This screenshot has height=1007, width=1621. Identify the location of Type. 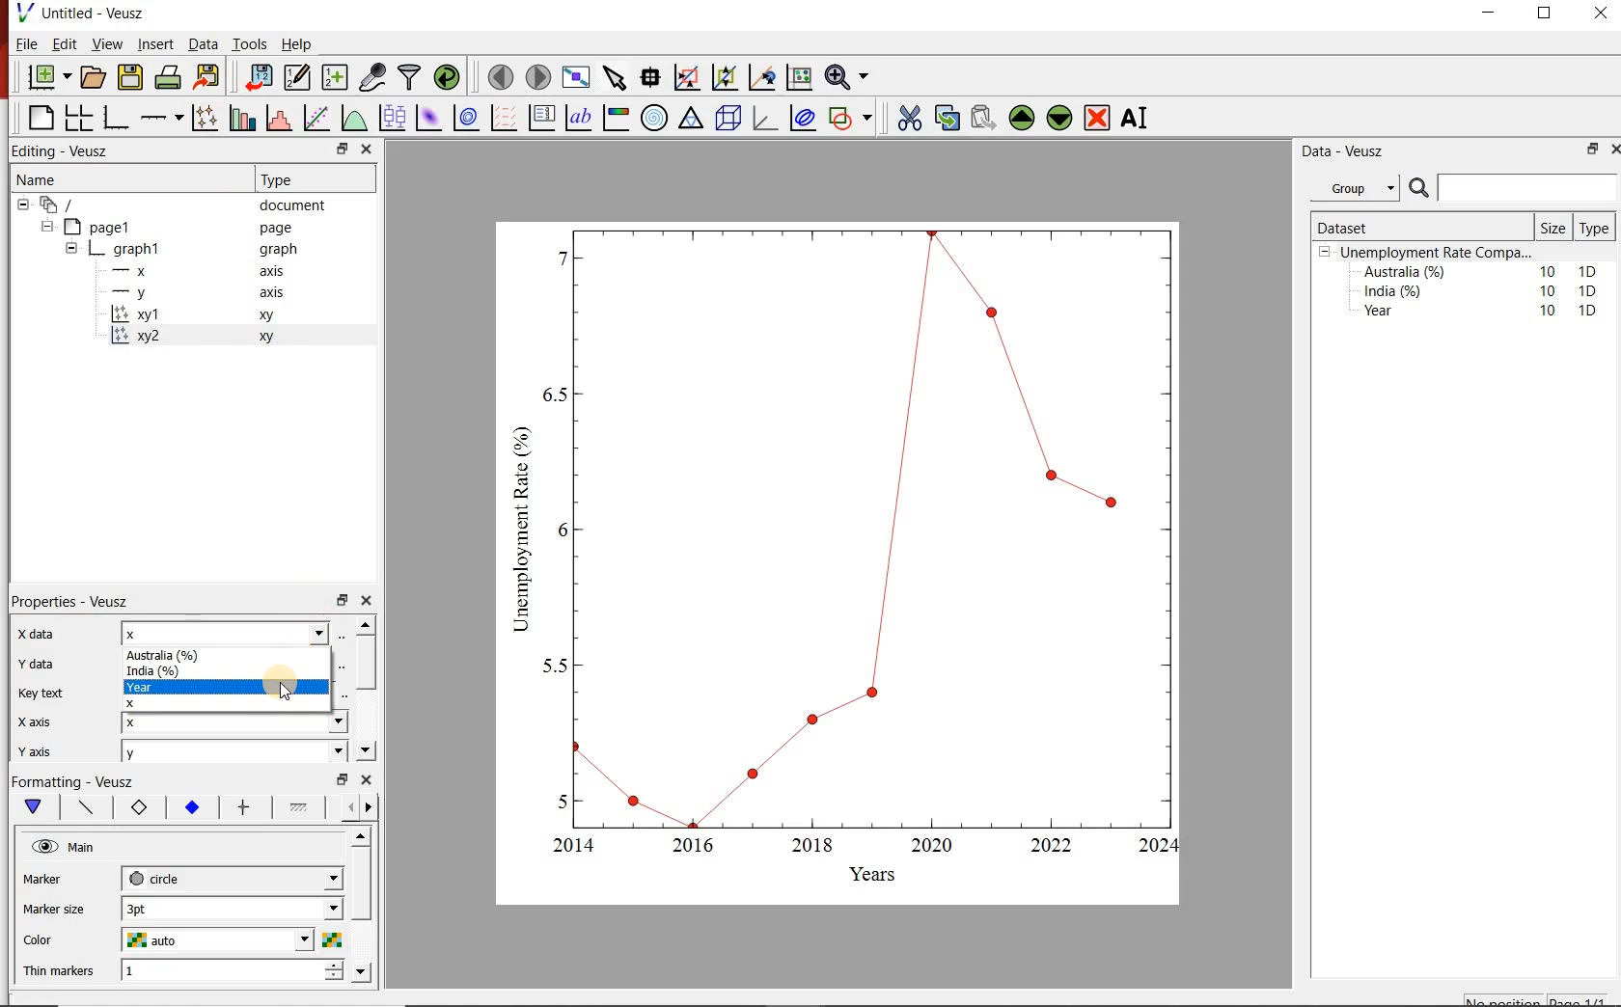
(1593, 229).